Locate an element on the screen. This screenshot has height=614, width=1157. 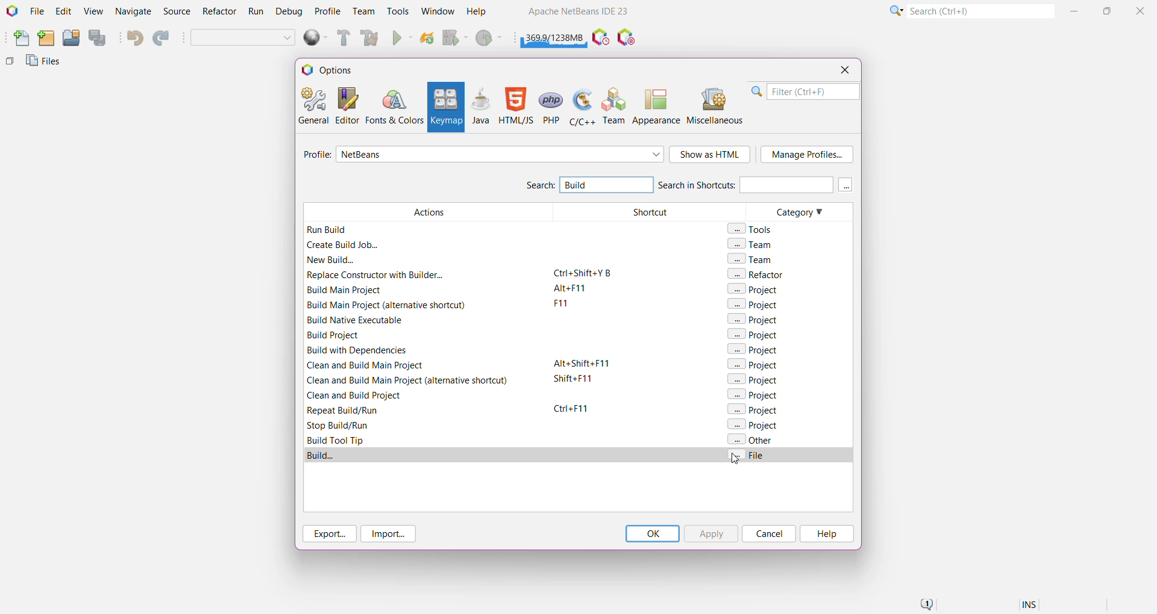
New File is located at coordinates (19, 39).